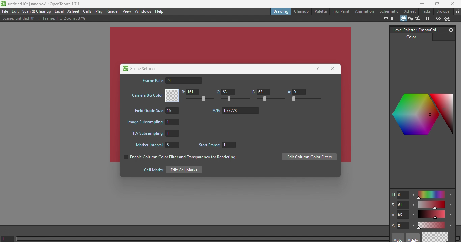  Describe the element at coordinates (436, 4) in the screenshot. I see `Maximize` at that location.